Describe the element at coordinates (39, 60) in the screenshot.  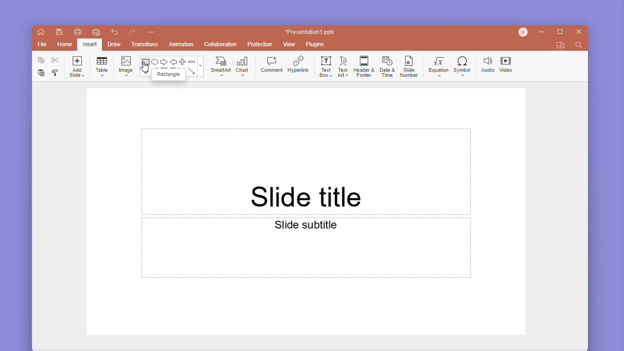
I see `copy` at that location.